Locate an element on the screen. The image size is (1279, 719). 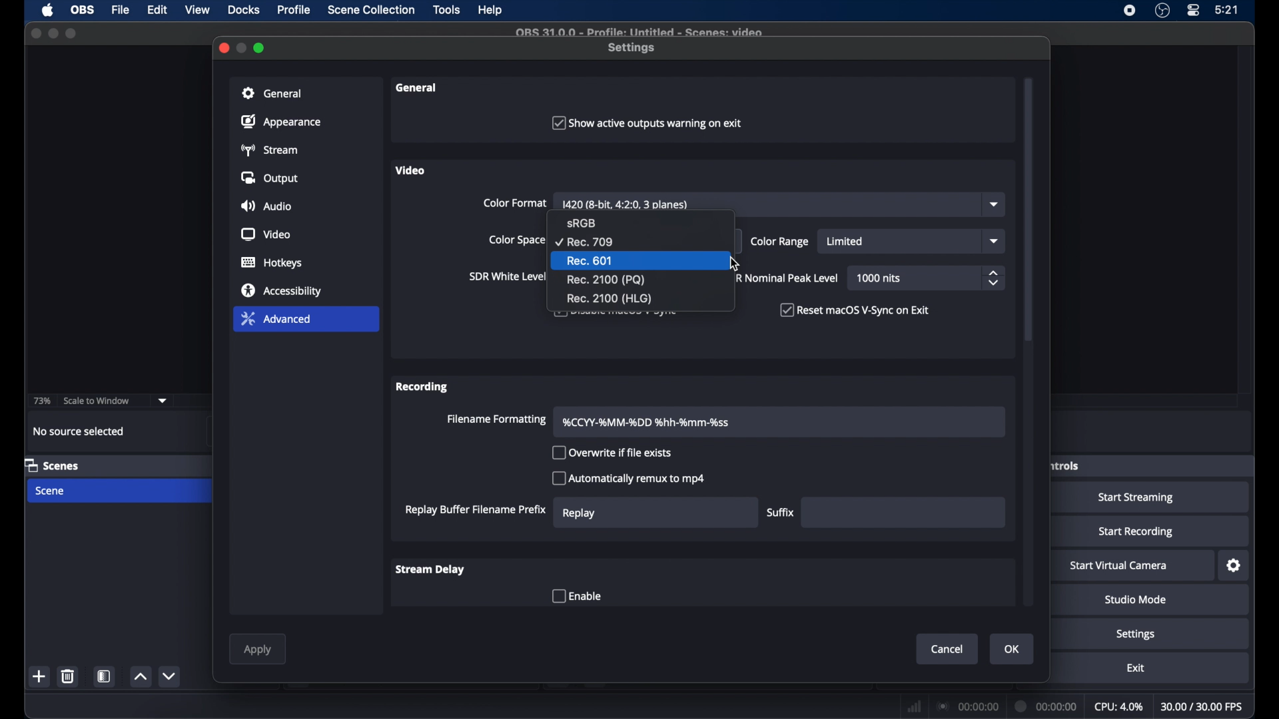
video is located at coordinates (411, 170).